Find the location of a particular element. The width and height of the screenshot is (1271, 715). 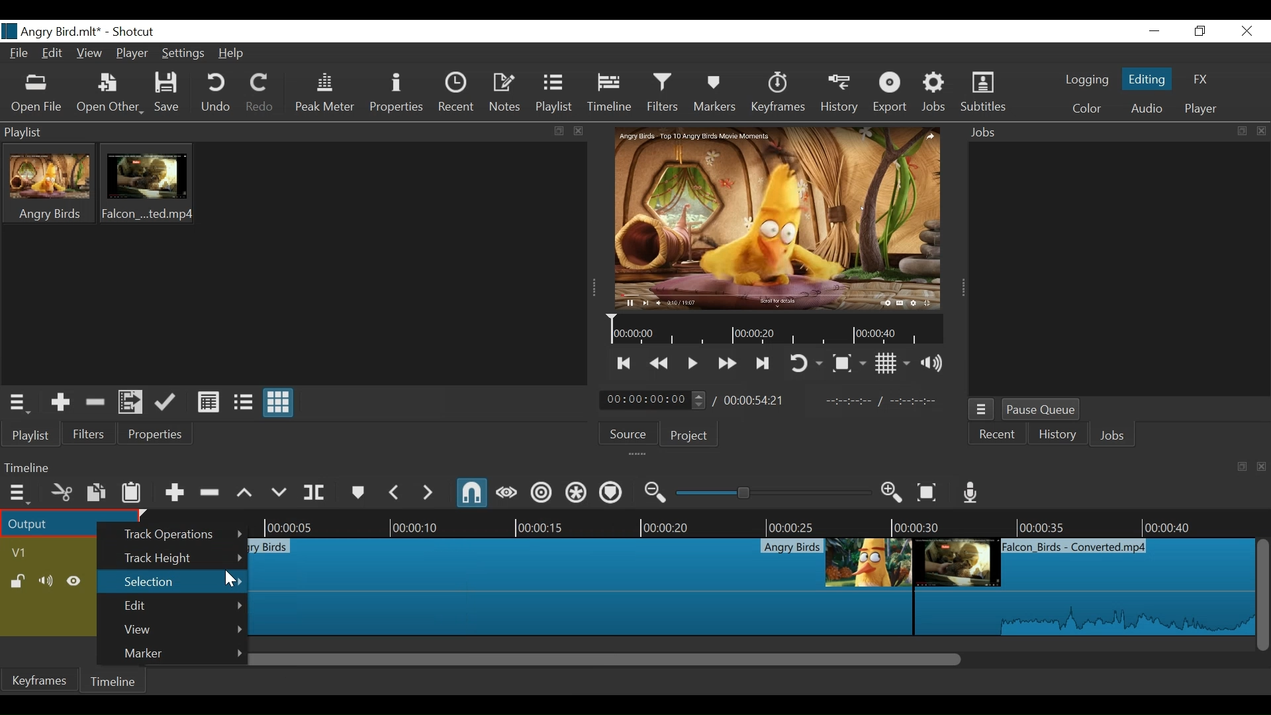

Toggle zoo is located at coordinates (849, 363).